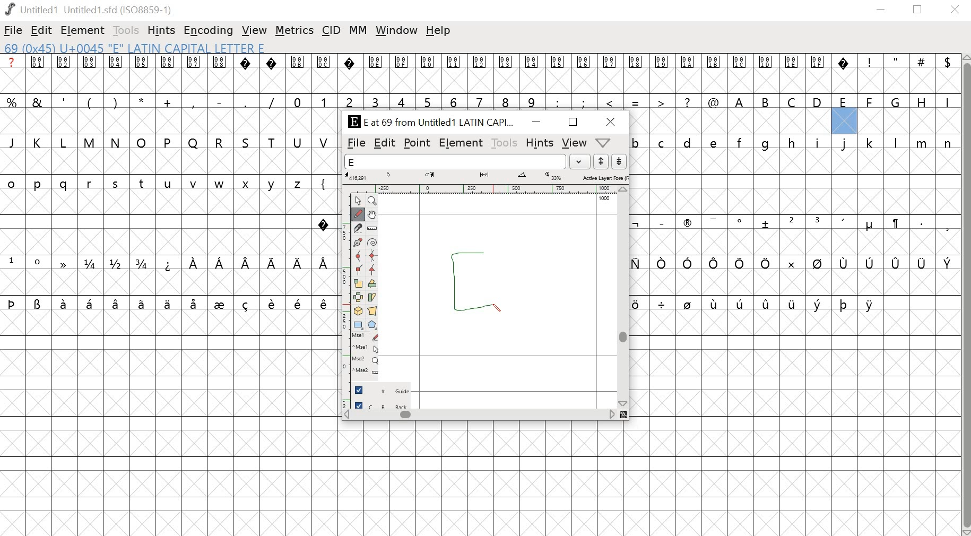  Describe the element at coordinates (573, 143) in the screenshot. I see `view` at that location.